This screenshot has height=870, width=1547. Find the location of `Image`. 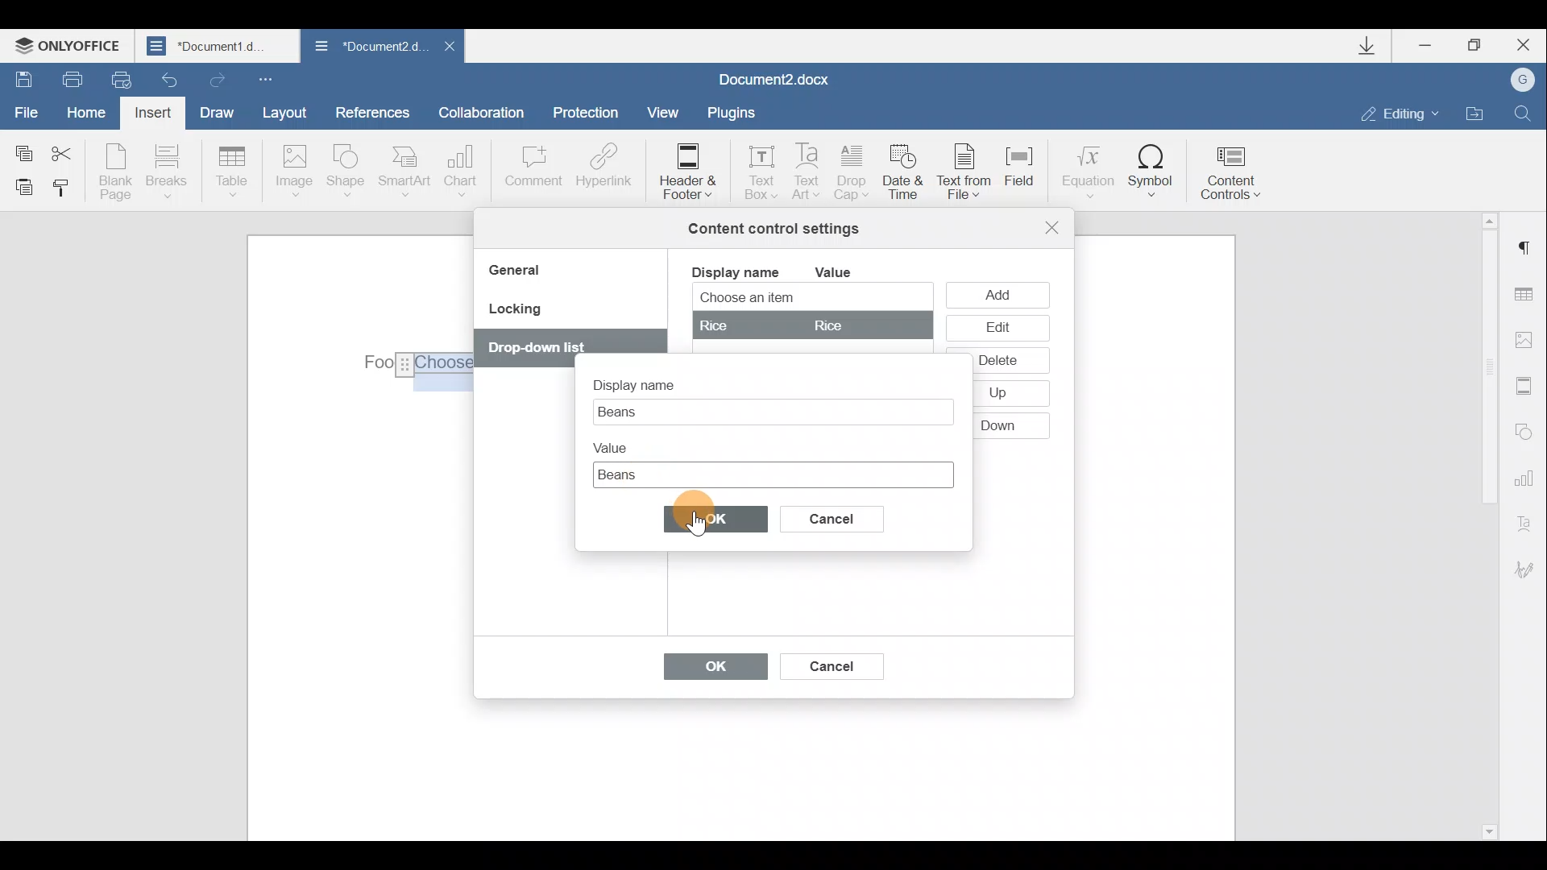

Image is located at coordinates (293, 172).